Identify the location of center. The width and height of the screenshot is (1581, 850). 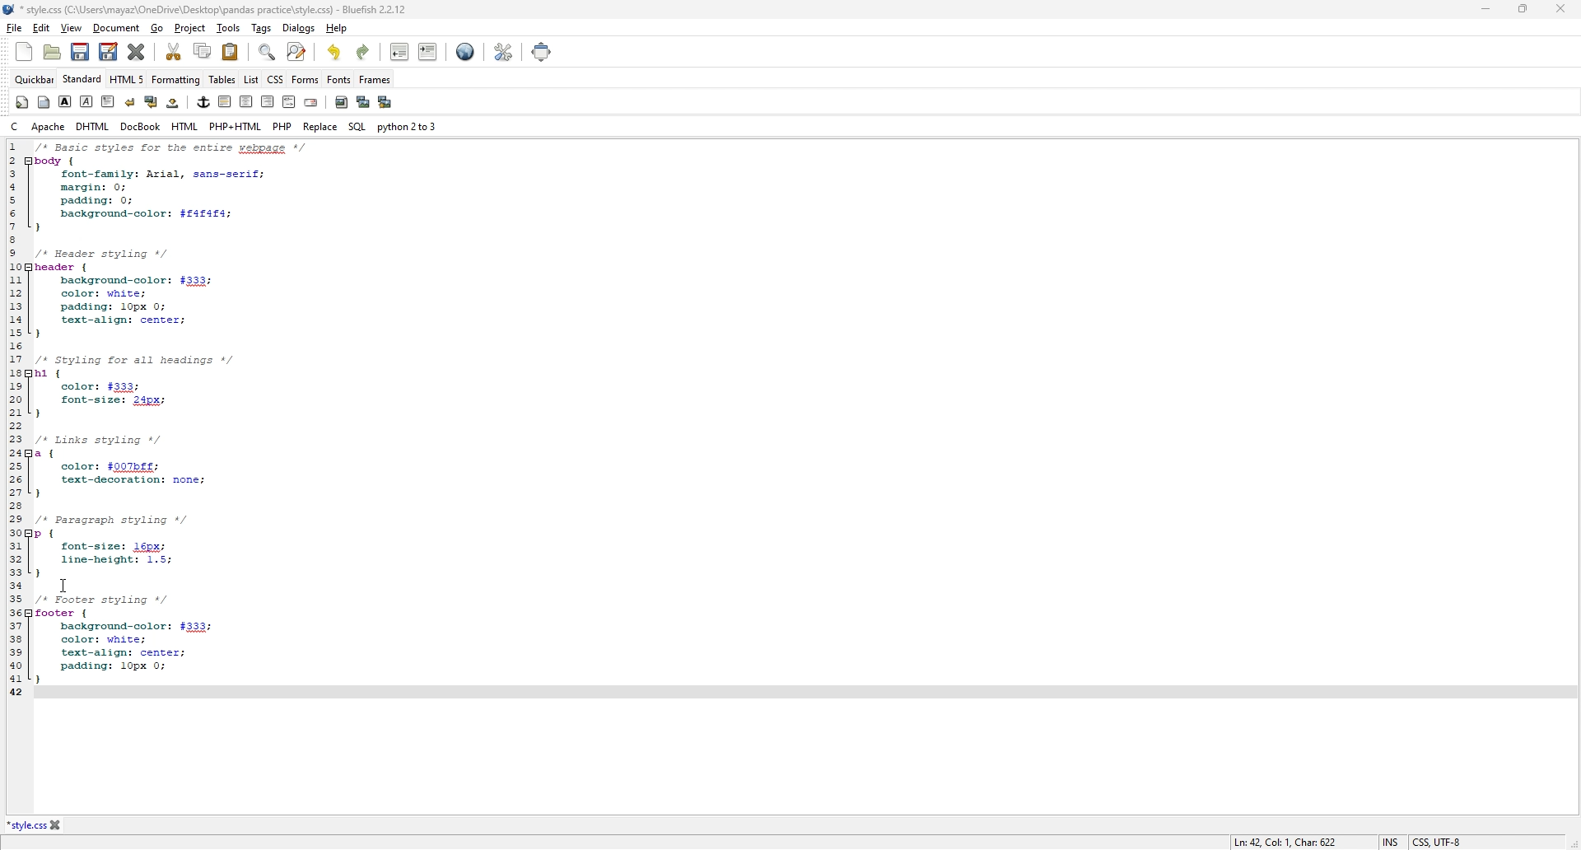
(246, 102).